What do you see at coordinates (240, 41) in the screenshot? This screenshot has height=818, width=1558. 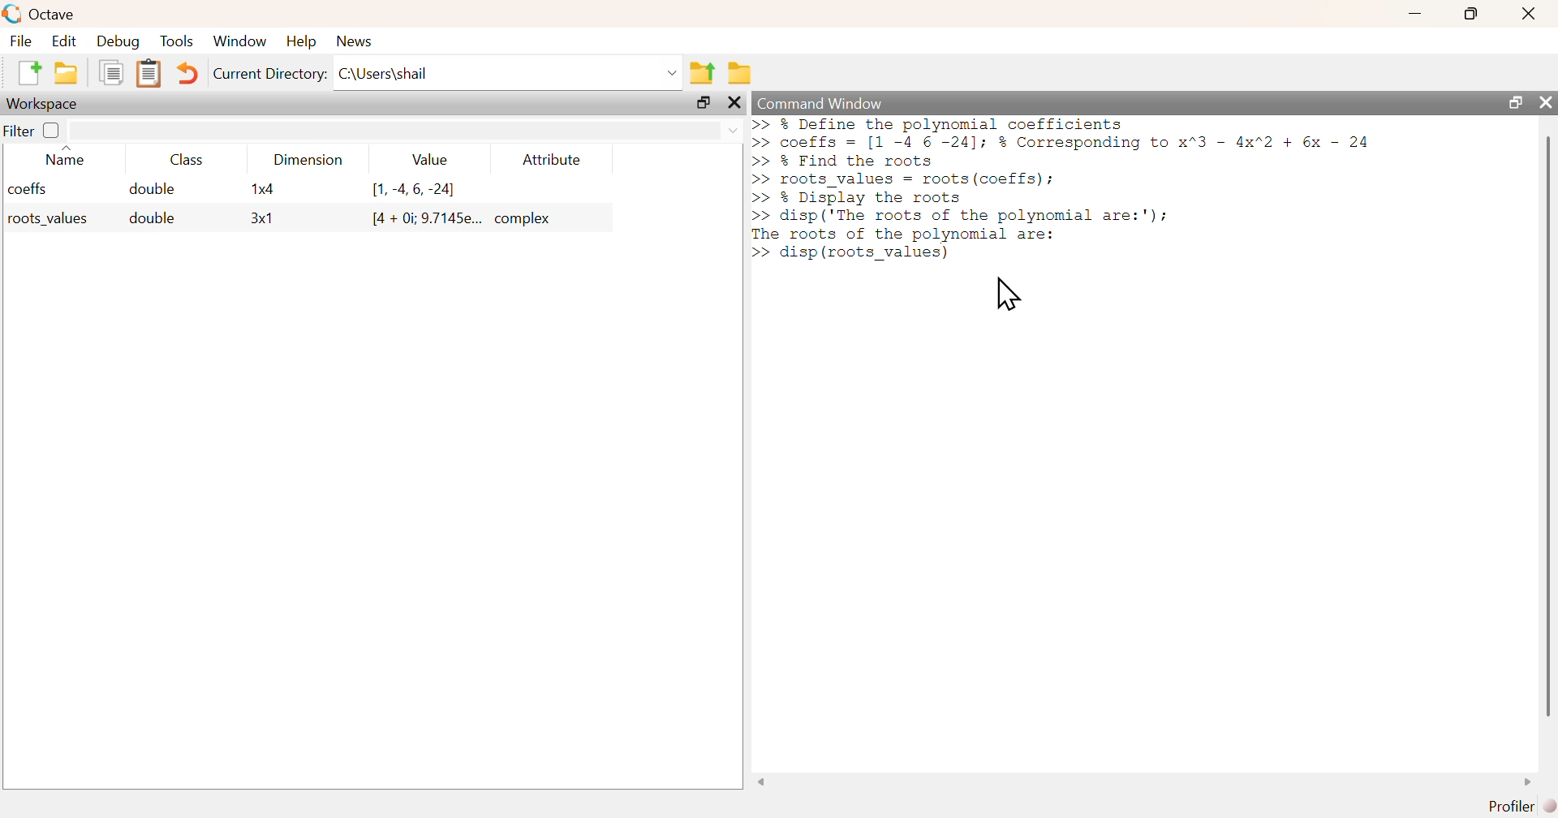 I see `Window` at bounding box center [240, 41].